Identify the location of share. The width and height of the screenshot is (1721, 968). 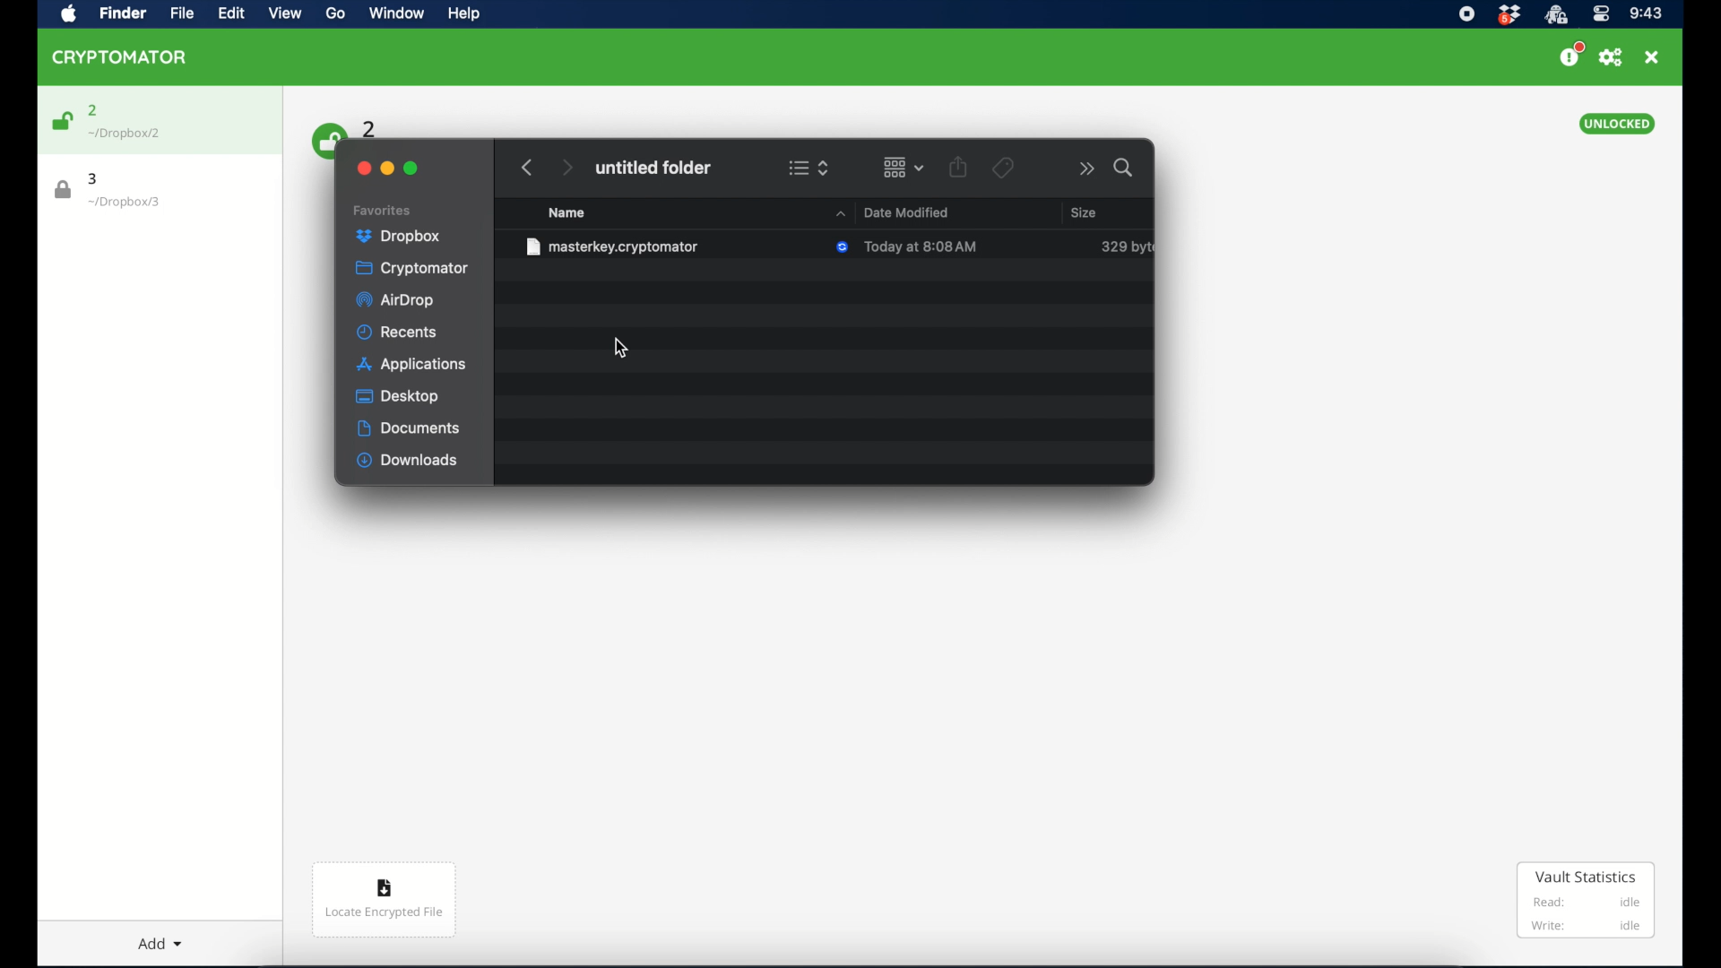
(958, 167).